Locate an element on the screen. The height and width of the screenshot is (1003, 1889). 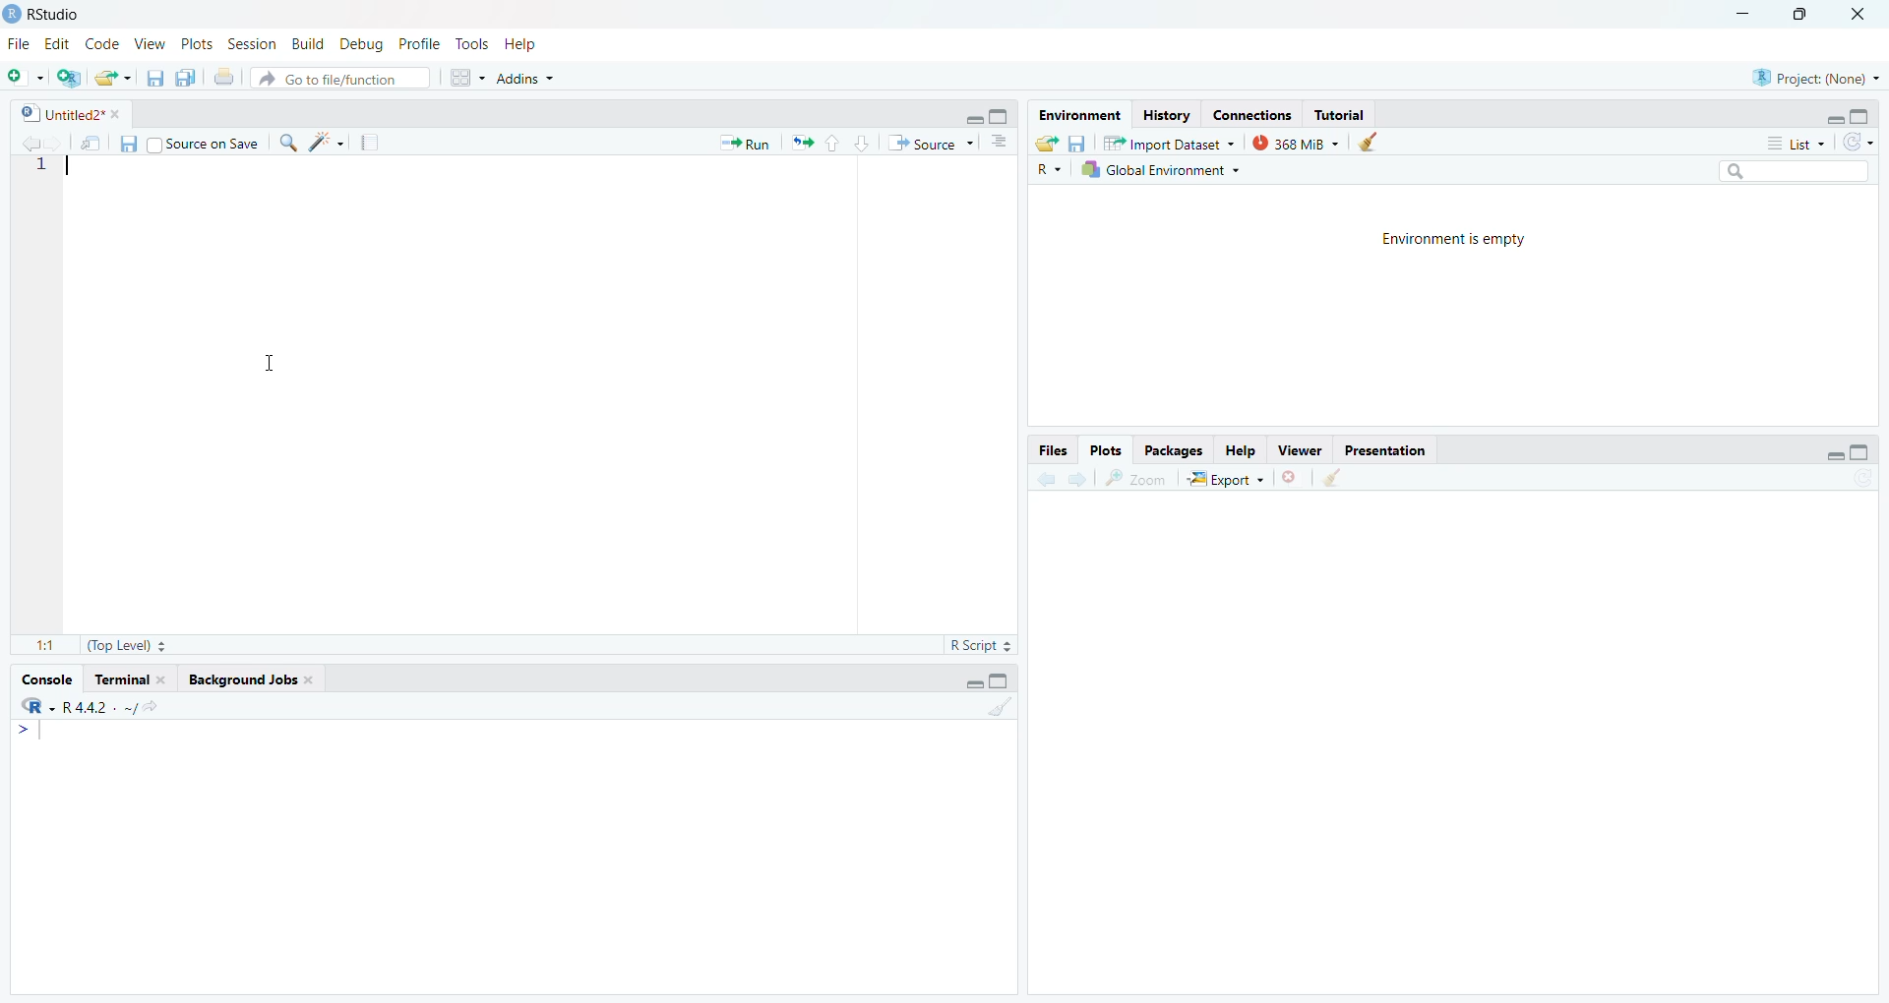
| Debug is located at coordinates (364, 45).